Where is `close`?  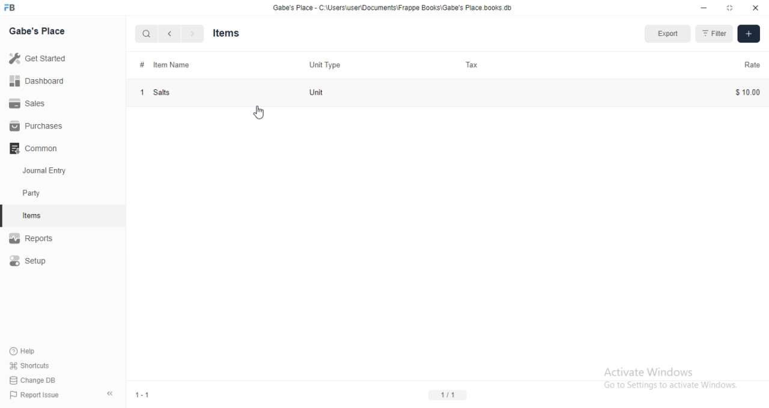 close is located at coordinates (756, 8).